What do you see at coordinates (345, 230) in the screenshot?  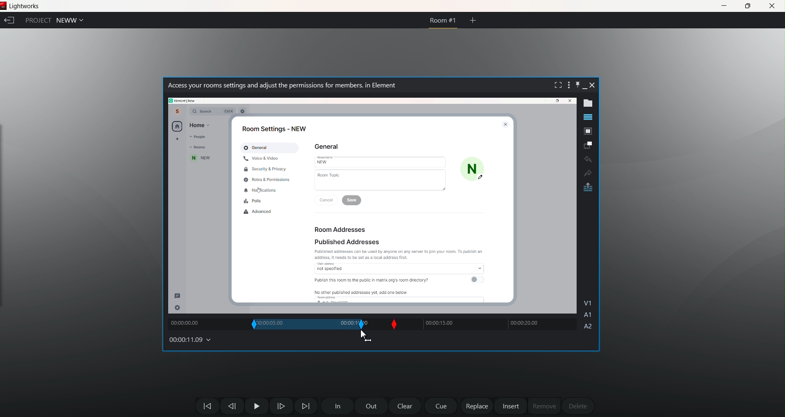 I see `Room Addresses` at bounding box center [345, 230].